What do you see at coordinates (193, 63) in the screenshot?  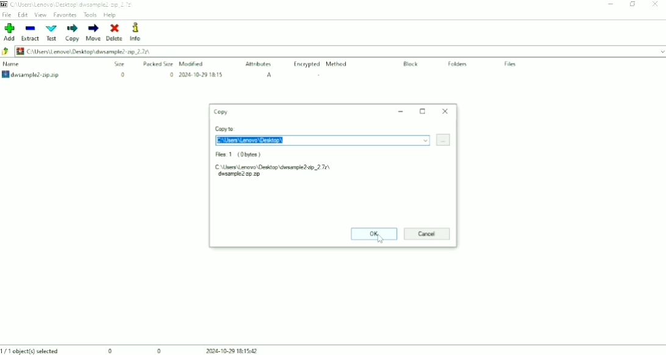 I see `Modified` at bounding box center [193, 63].